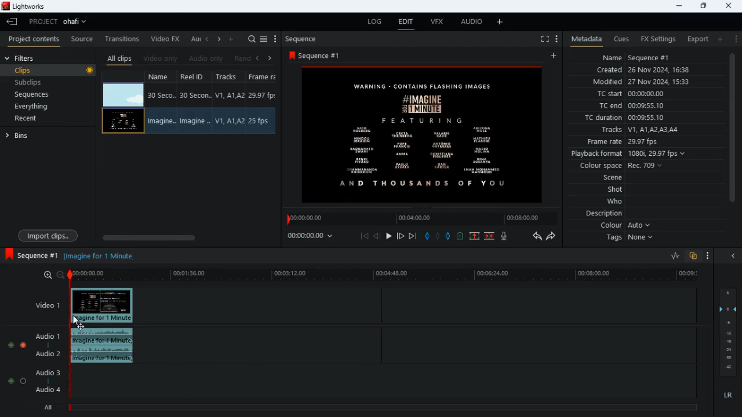 The width and height of the screenshot is (742, 417). What do you see at coordinates (49, 71) in the screenshot?
I see `clips` at bounding box center [49, 71].